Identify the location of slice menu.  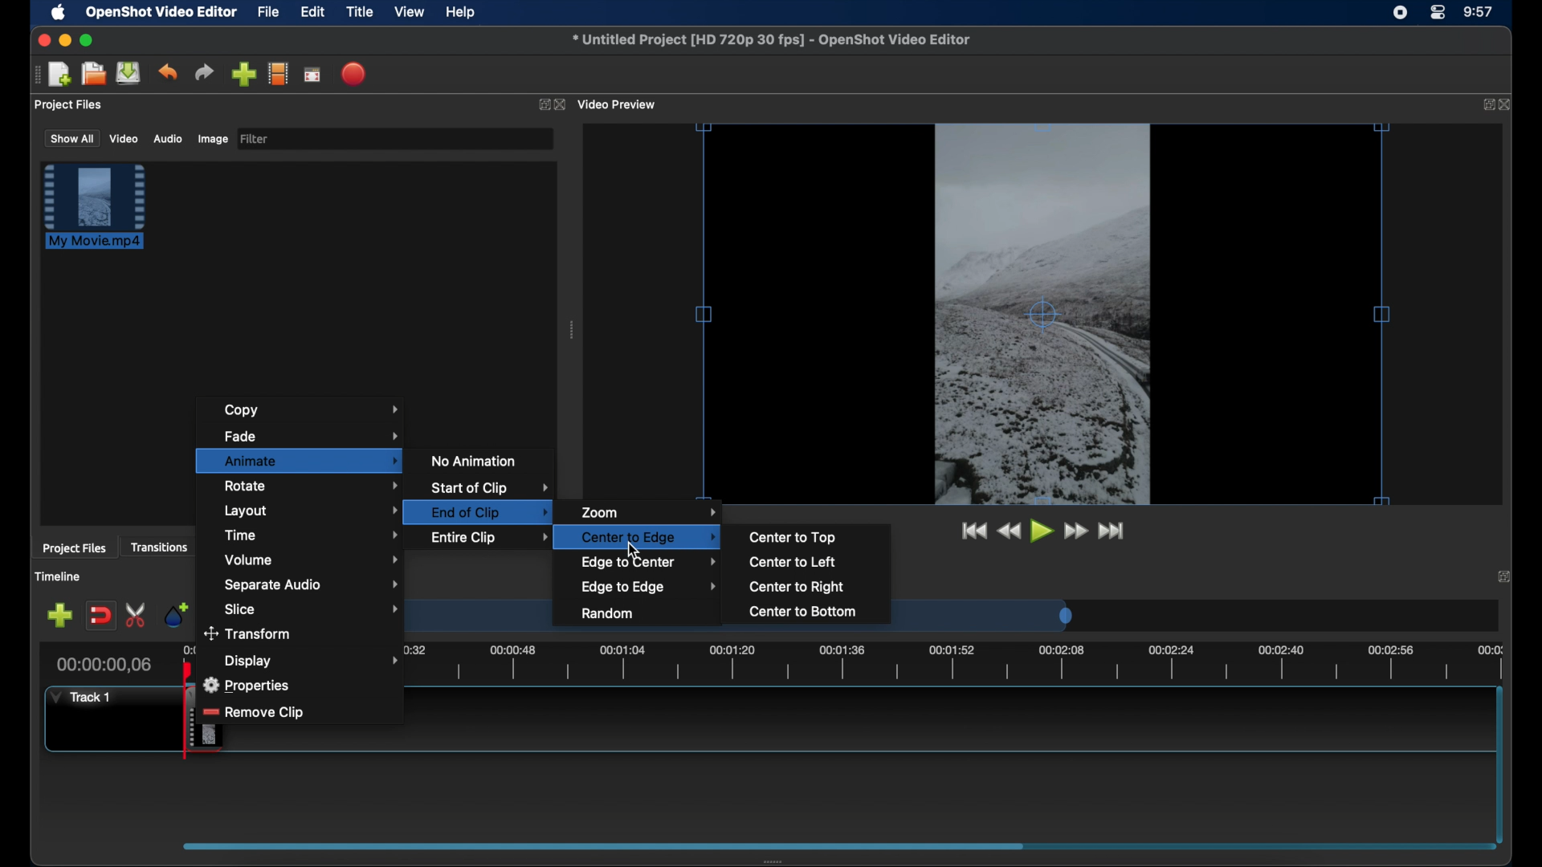
(312, 609).